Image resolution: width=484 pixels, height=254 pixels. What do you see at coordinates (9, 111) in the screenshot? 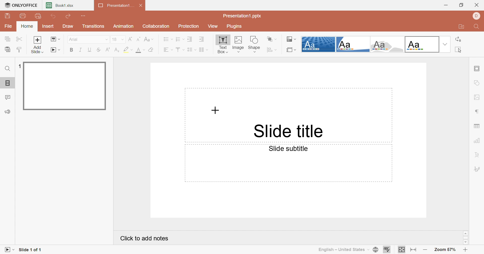
I see `Feedback & Support` at bounding box center [9, 111].